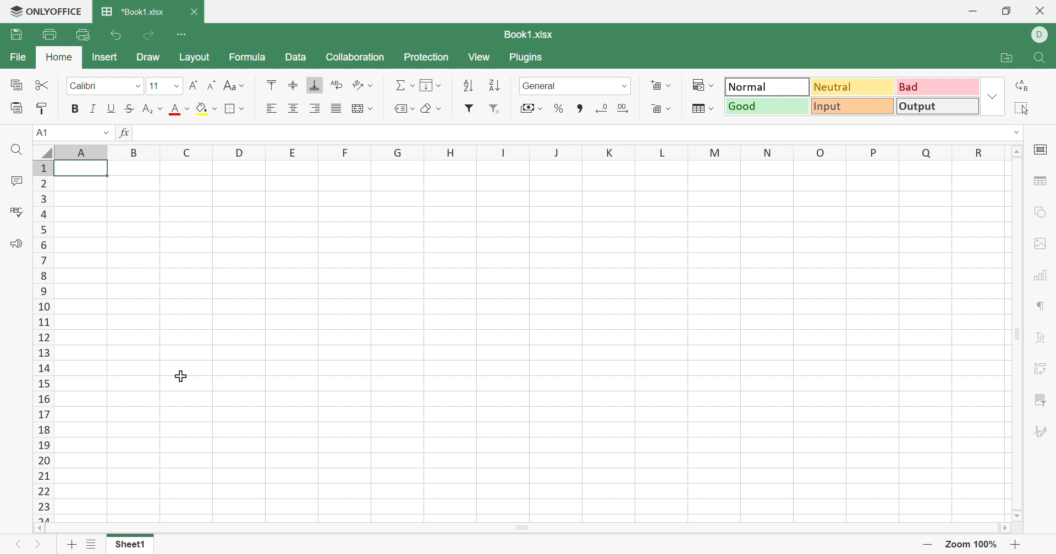 This screenshot has width=1056, height=554. Describe the element at coordinates (714, 108) in the screenshot. I see `Drop Down` at that location.